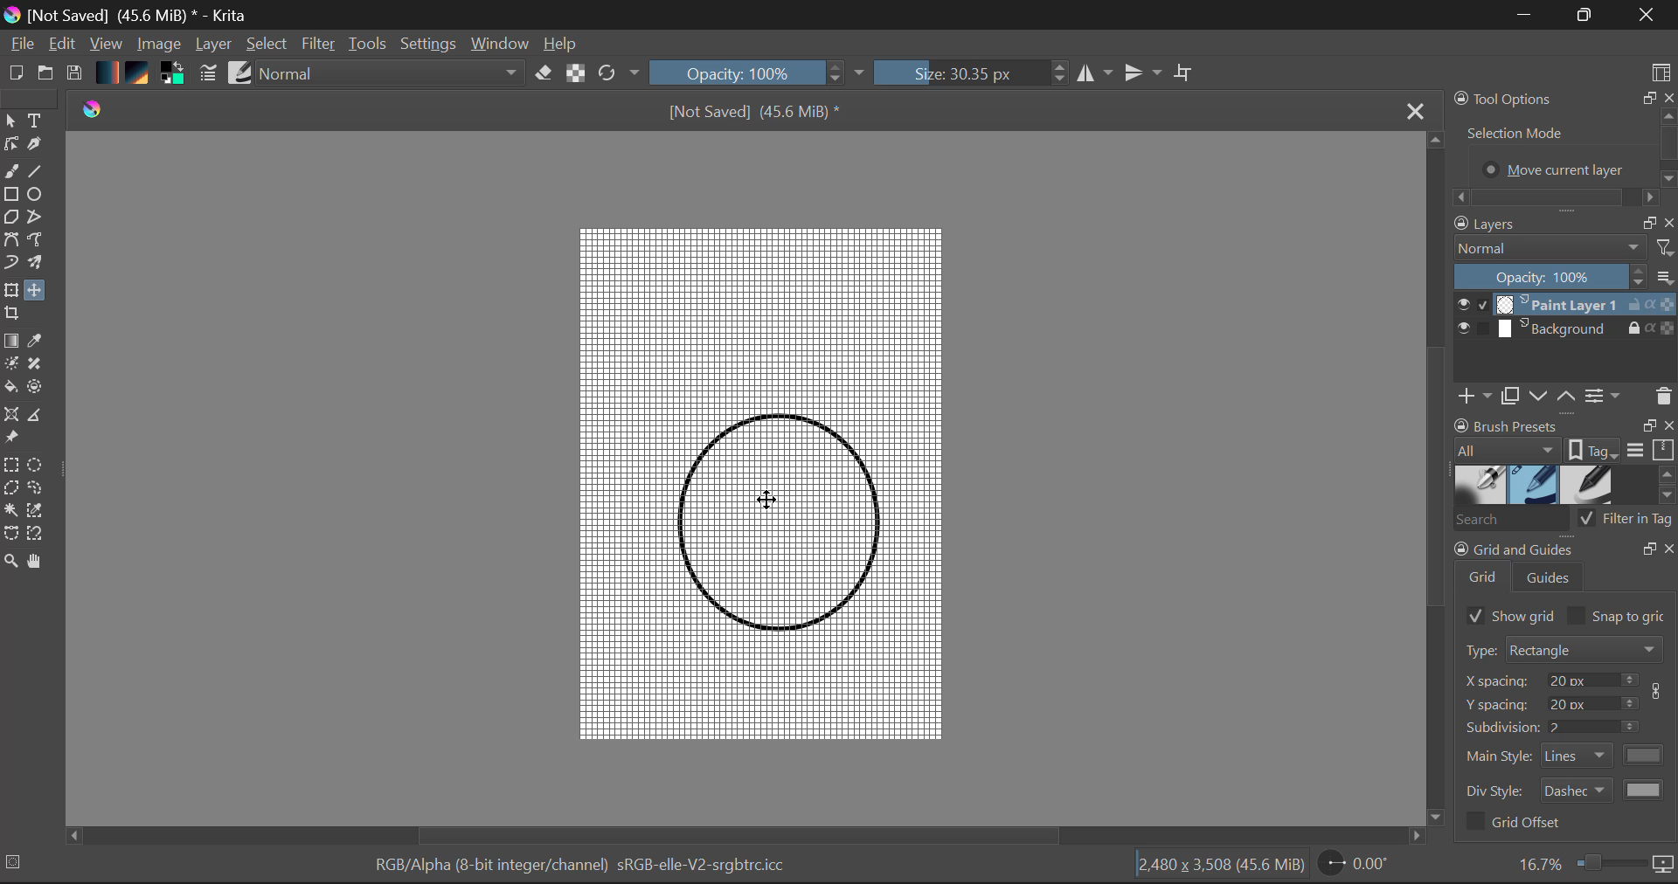 The height and width of the screenshot is (884, 1678). I want to click on Image, so click(158, 45).